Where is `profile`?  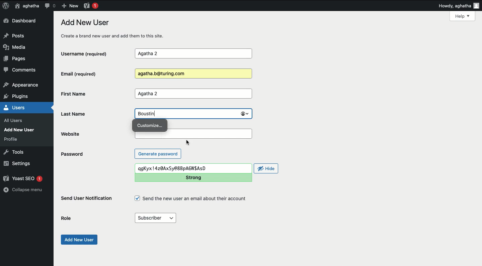
profile is located at coordinates (13, 139).